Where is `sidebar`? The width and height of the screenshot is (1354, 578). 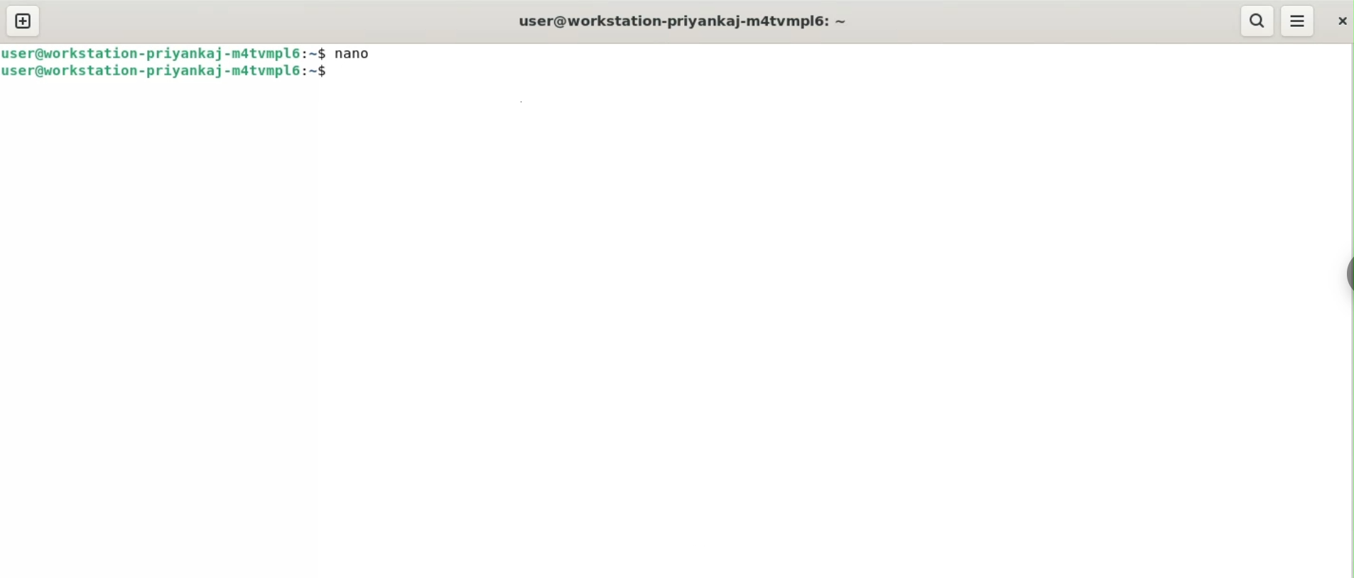 sidebar is located at coordinates (1344, 274).